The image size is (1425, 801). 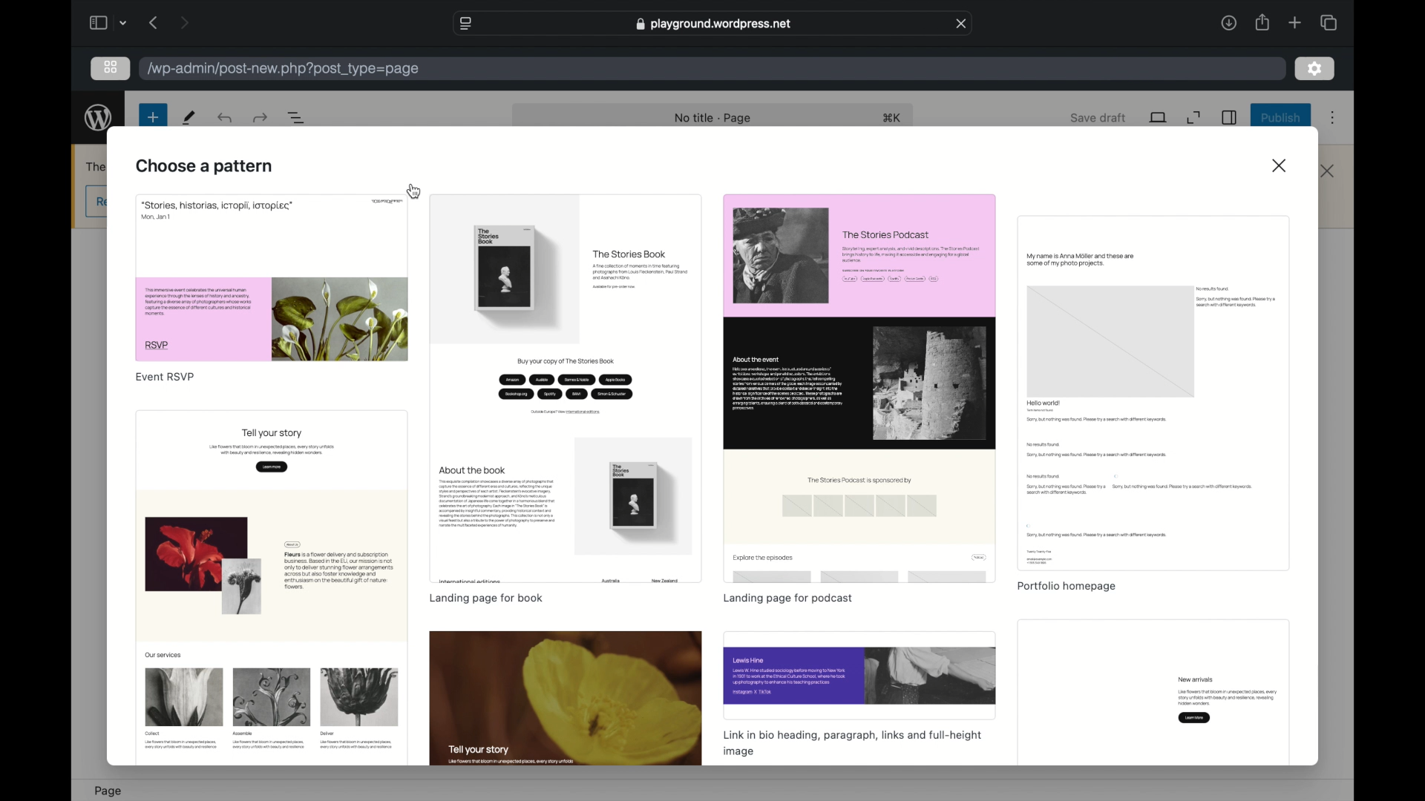 I want to click on more options, so click(x=1333, y=118).